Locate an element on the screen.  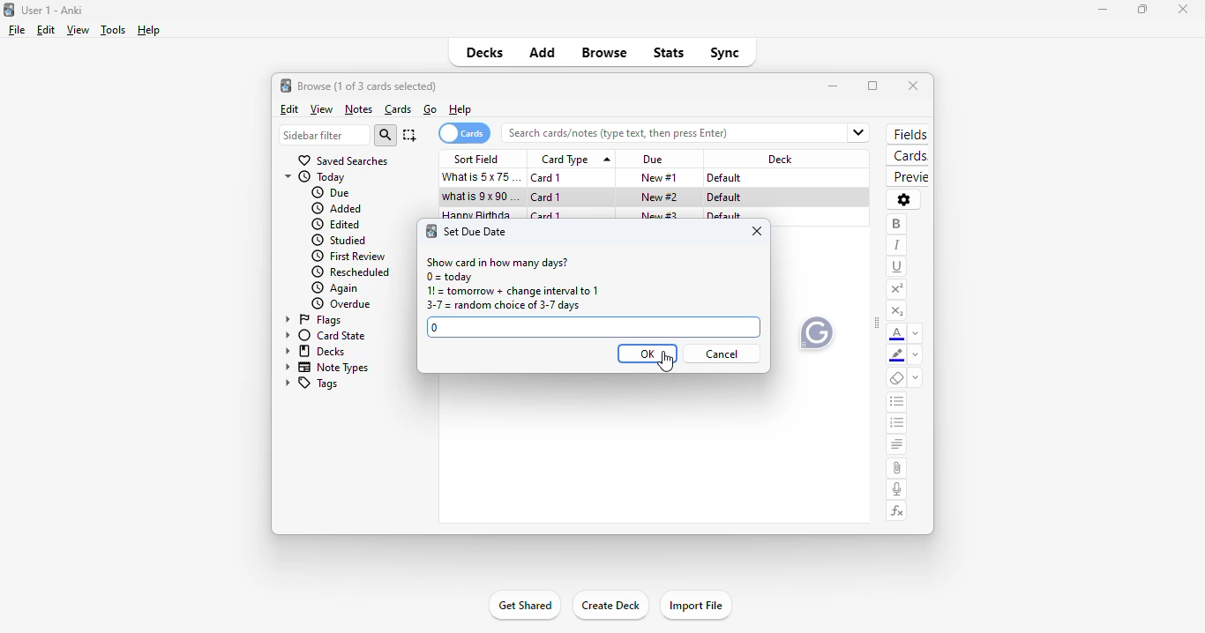
subscript is located at coordinates (898, 313).